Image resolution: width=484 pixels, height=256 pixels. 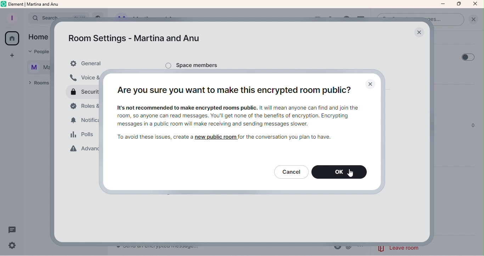 What do you see at coordinates (459, 4) in the screenshot?
I see `Maximize` at bounding box center [459, 4].